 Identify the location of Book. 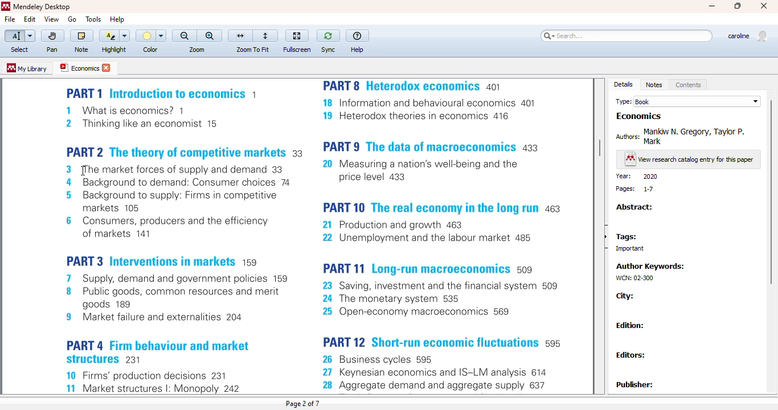
(699, 100).